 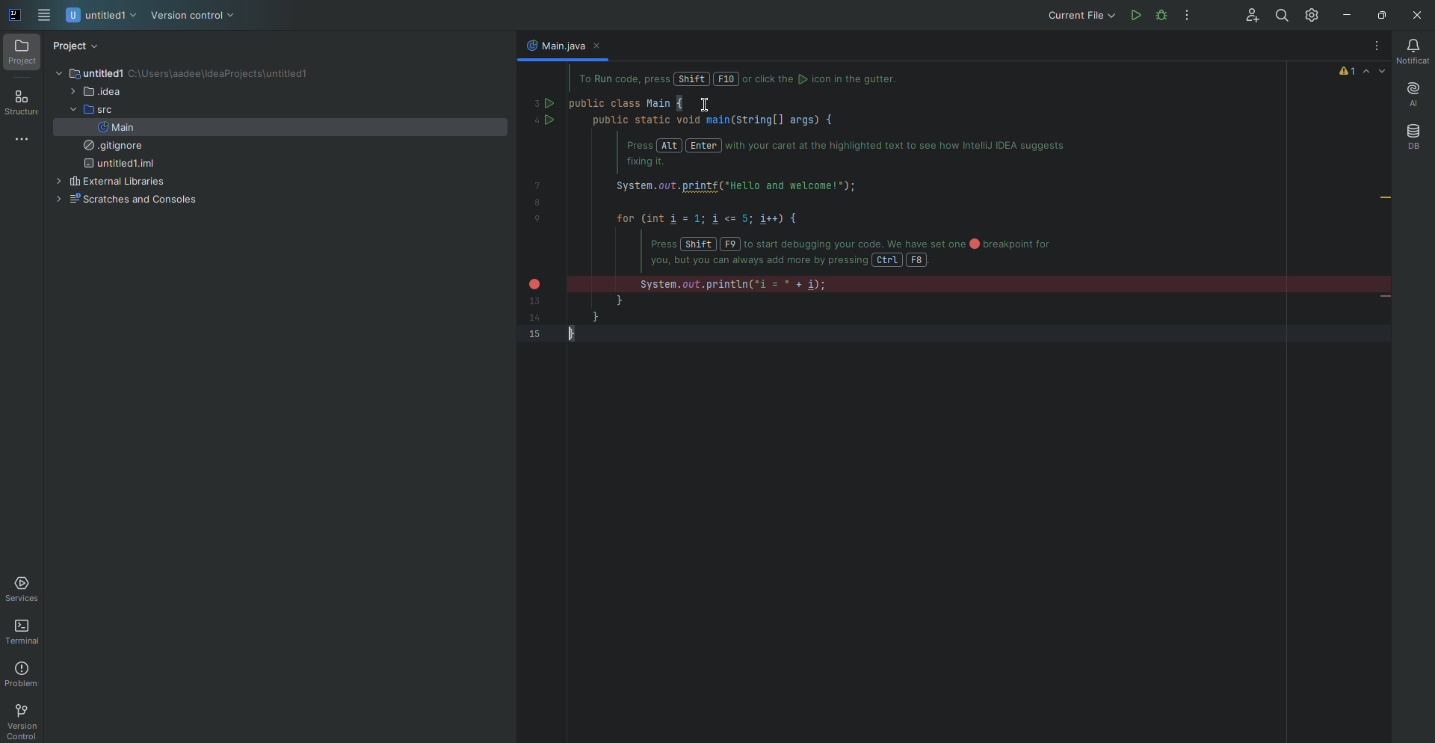 What do you see at coordinates (1314, 14) in the screenshot?
I see `Settings` at bounding box center [1314, 14].